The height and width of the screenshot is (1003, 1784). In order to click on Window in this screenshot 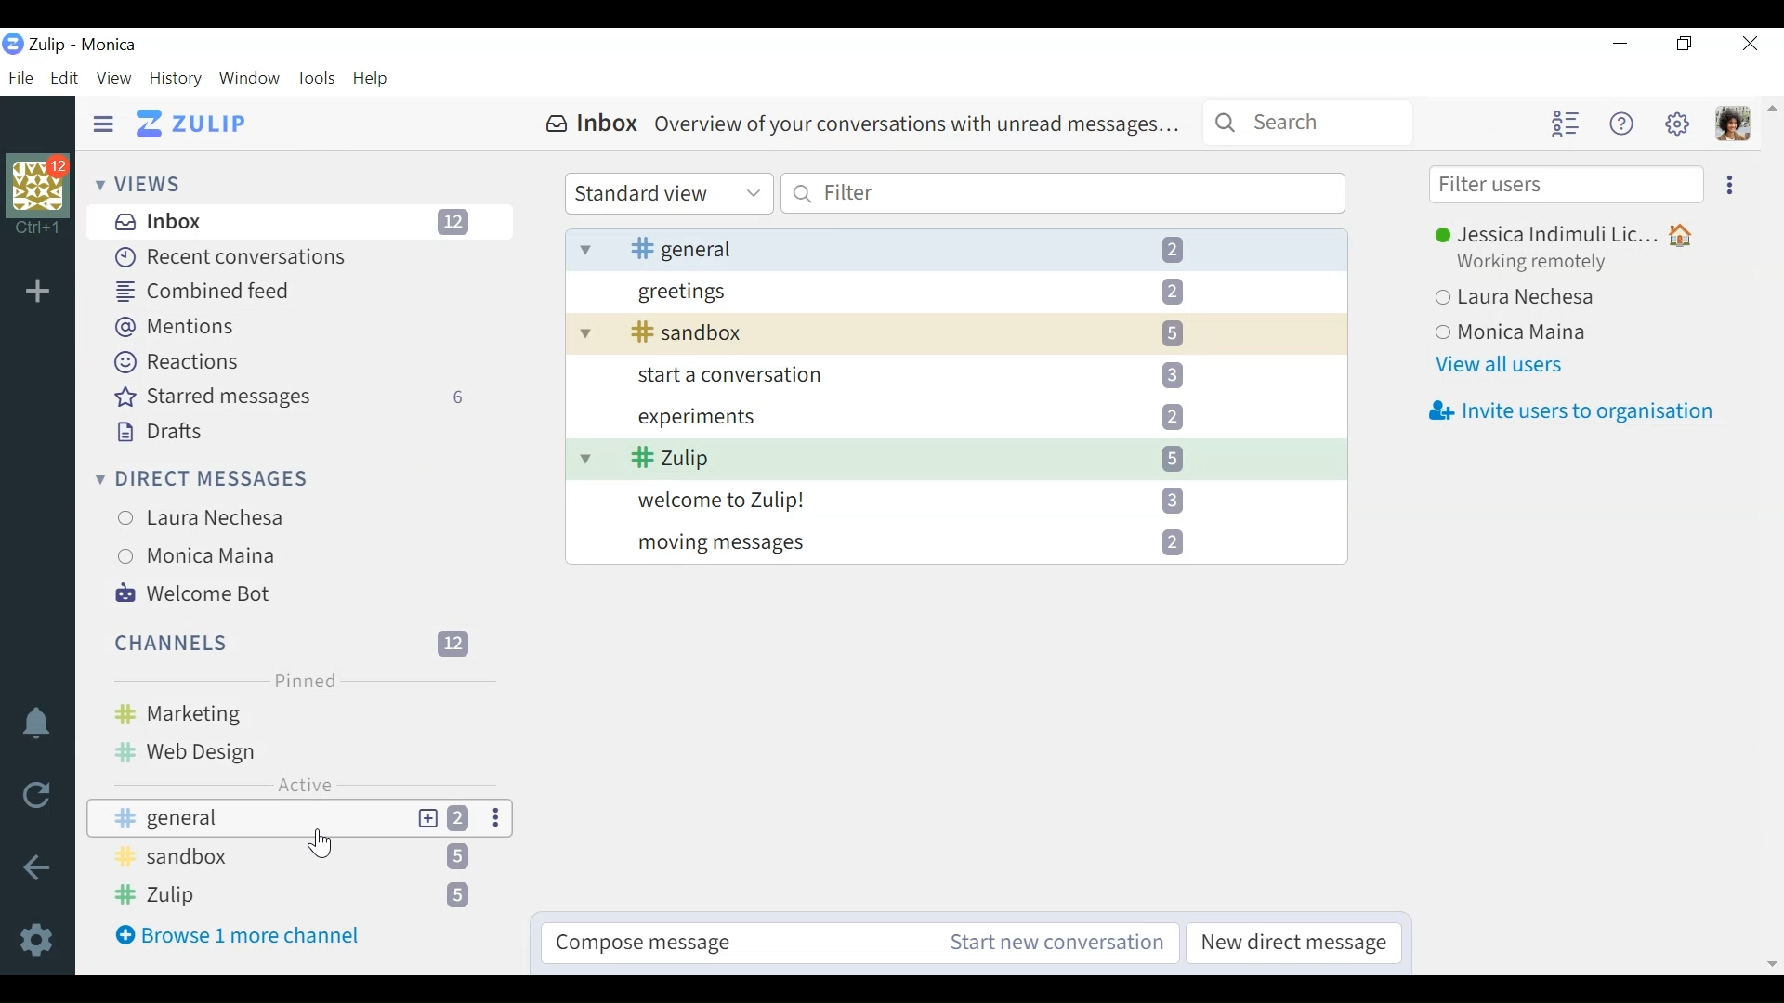, I will do `click(250, 80)`.